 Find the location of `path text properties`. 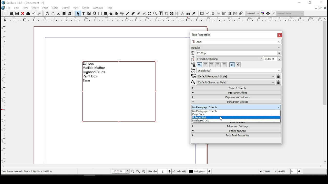

path text properties is located at coordinates (236, 136).